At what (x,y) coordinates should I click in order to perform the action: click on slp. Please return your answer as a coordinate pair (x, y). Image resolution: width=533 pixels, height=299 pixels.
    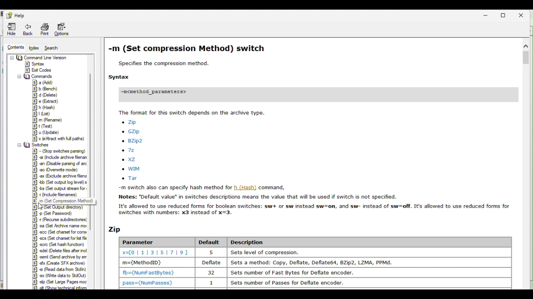
    Looking at the image, I should click on (59, 282).